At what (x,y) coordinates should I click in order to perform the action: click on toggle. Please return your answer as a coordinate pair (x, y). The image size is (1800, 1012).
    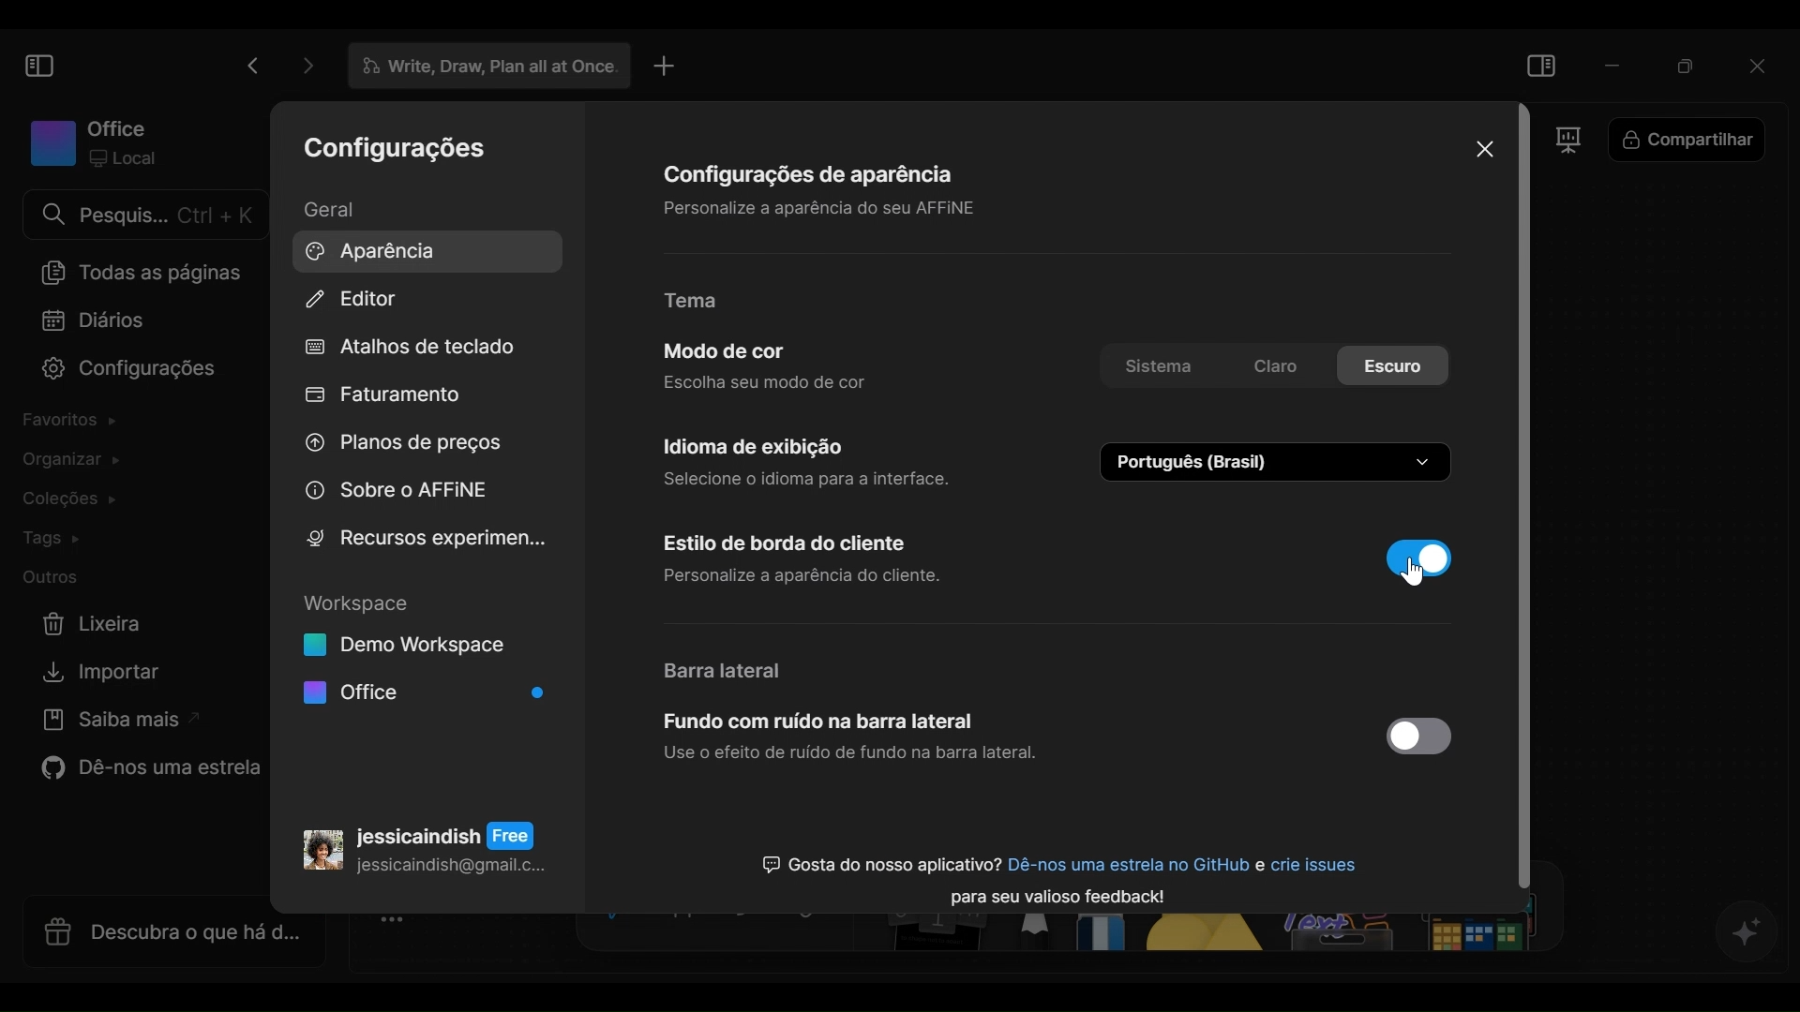
    Looking at the image, I should click on (1419, 556).